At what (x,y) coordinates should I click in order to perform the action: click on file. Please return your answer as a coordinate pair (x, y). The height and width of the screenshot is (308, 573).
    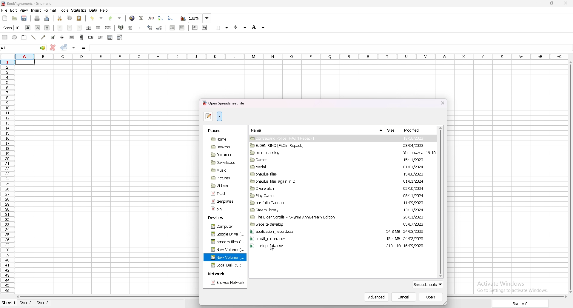
    Looking at the image, I should click on (269, 246).